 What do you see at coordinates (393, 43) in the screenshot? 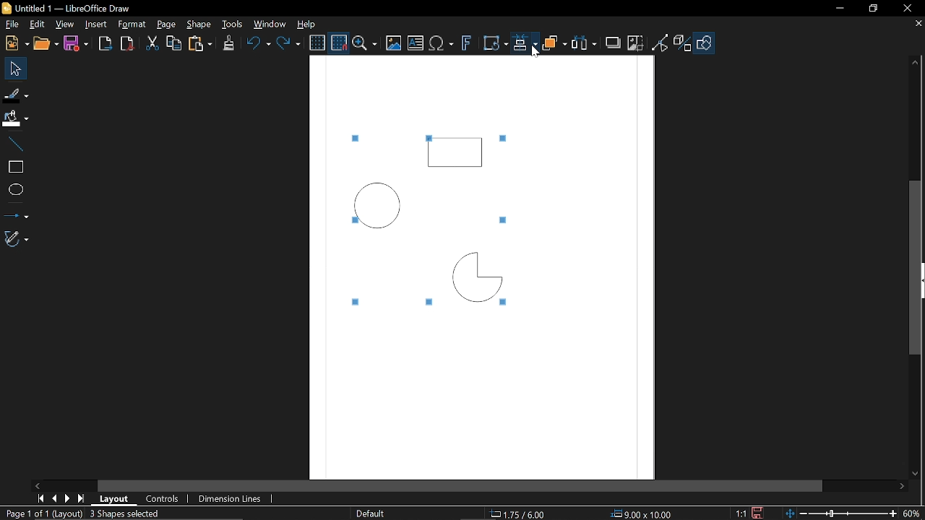
I see `Insert image` at bounding box center [393, 43].